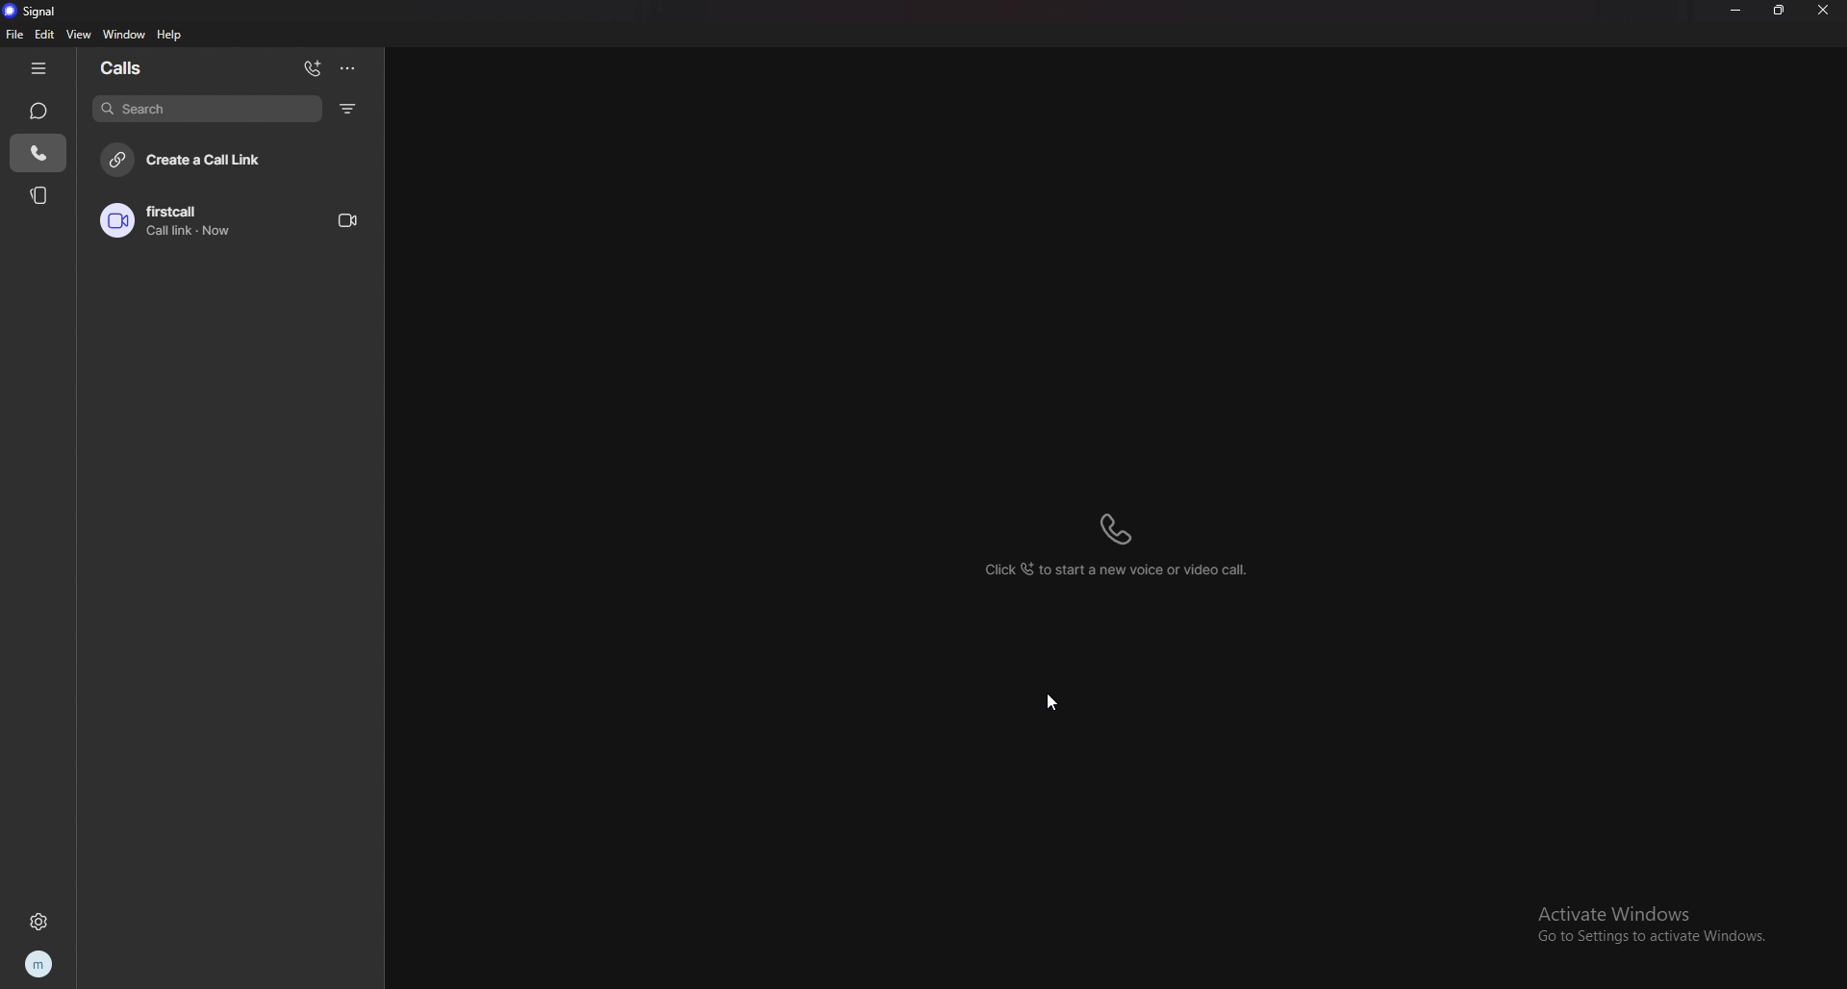 The image size is (1847, 989). What do you see at coordinates (350, 108) in the screenshot?
I see `filter` at bounding box center [350, 108].